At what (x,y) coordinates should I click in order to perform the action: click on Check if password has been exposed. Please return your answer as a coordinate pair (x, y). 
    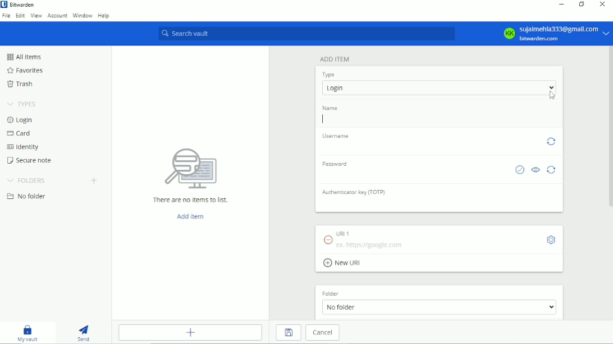
    Looking at the image, I should click on (519, 170).